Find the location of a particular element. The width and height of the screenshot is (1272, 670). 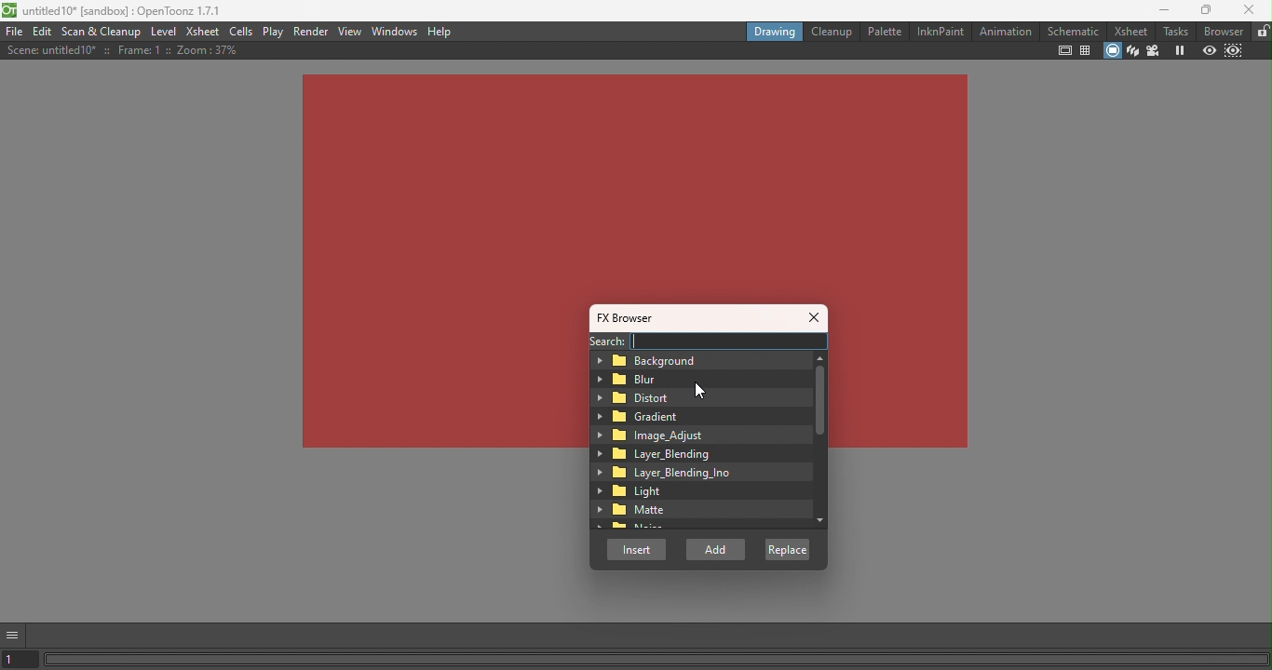

Cleanup is located at coordinates (831, 31).